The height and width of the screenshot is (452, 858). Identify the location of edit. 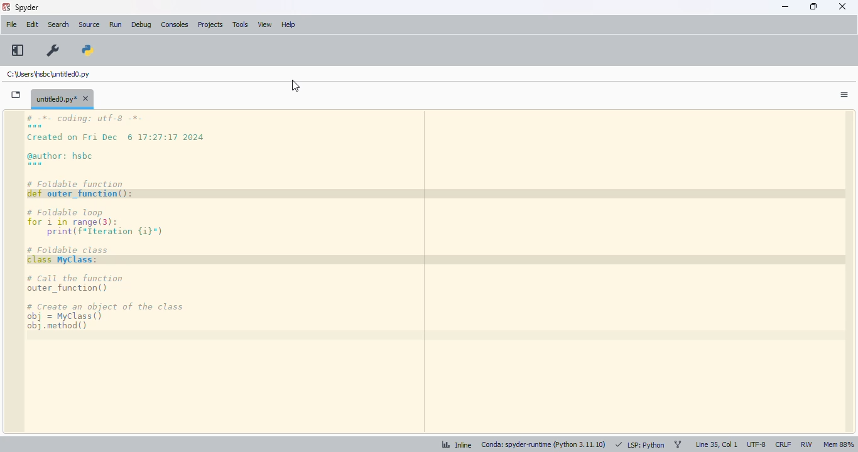
(33, 24).